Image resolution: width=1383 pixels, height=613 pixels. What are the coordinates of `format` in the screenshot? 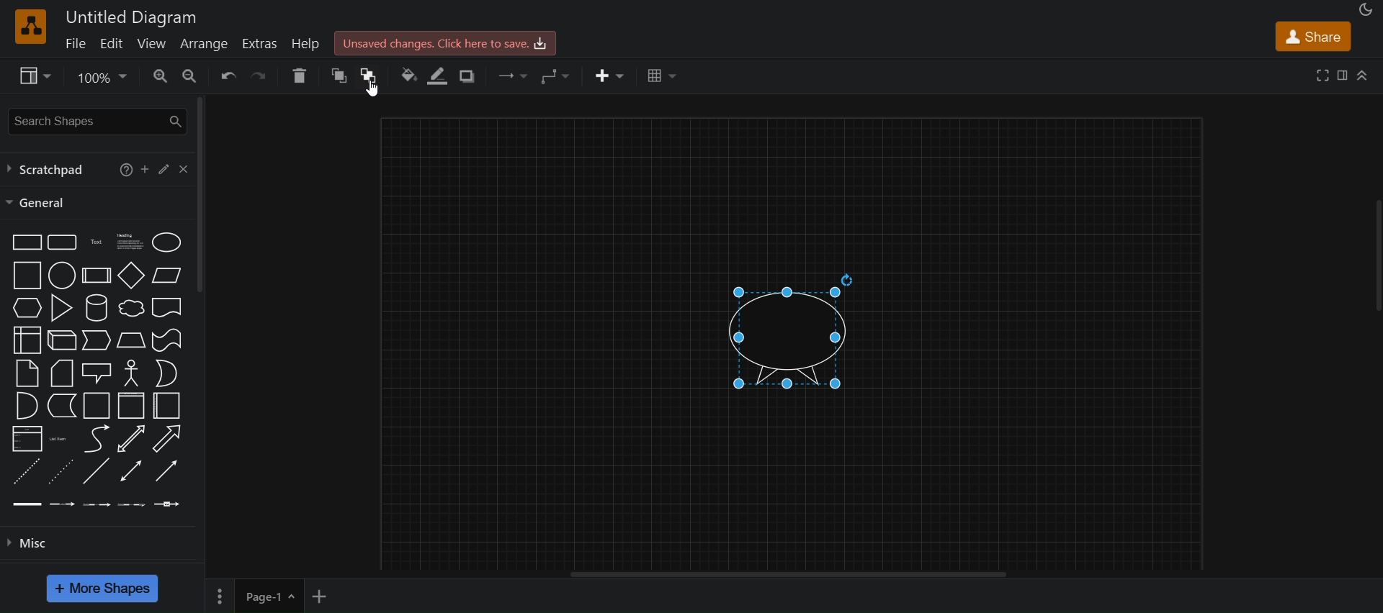 It's located at (1345, 76).